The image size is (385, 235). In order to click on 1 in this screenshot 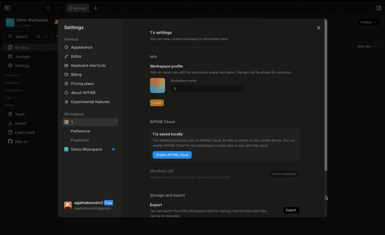, I will do `click(90, 122)`.